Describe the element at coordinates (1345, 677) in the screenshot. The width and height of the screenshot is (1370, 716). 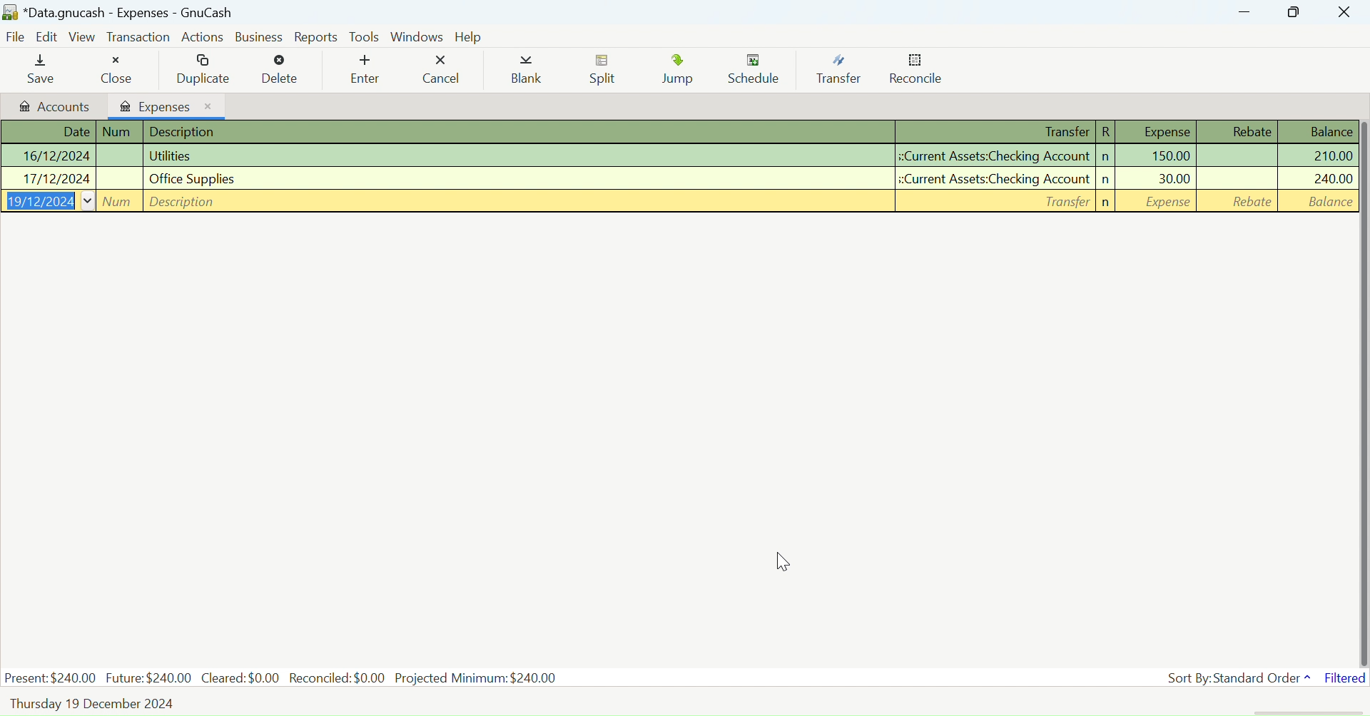
I see `Filtered` at that location.